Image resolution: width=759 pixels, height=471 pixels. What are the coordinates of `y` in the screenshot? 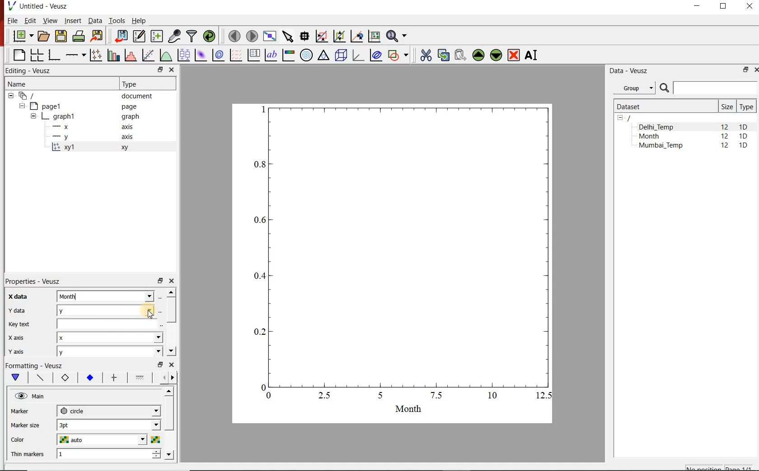 It's located at (109, 352).